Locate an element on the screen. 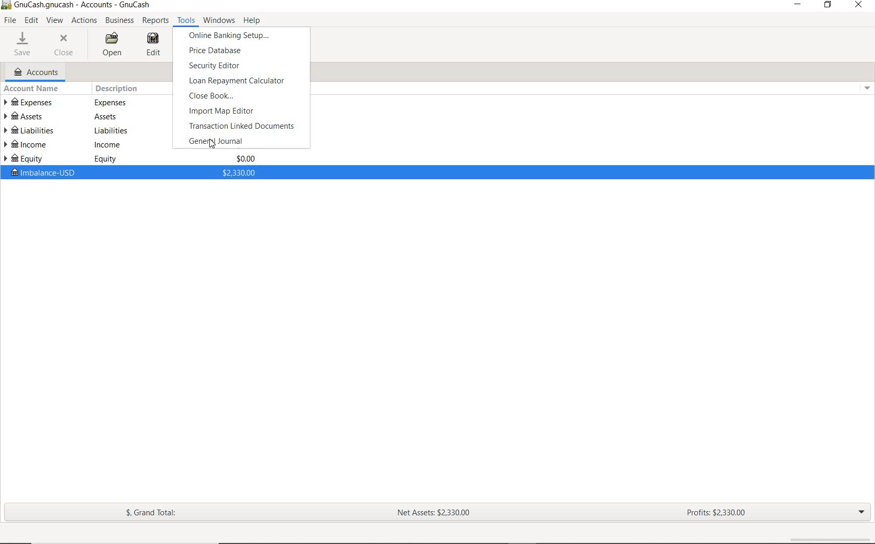  FILE is located at coordinates (9, 21).